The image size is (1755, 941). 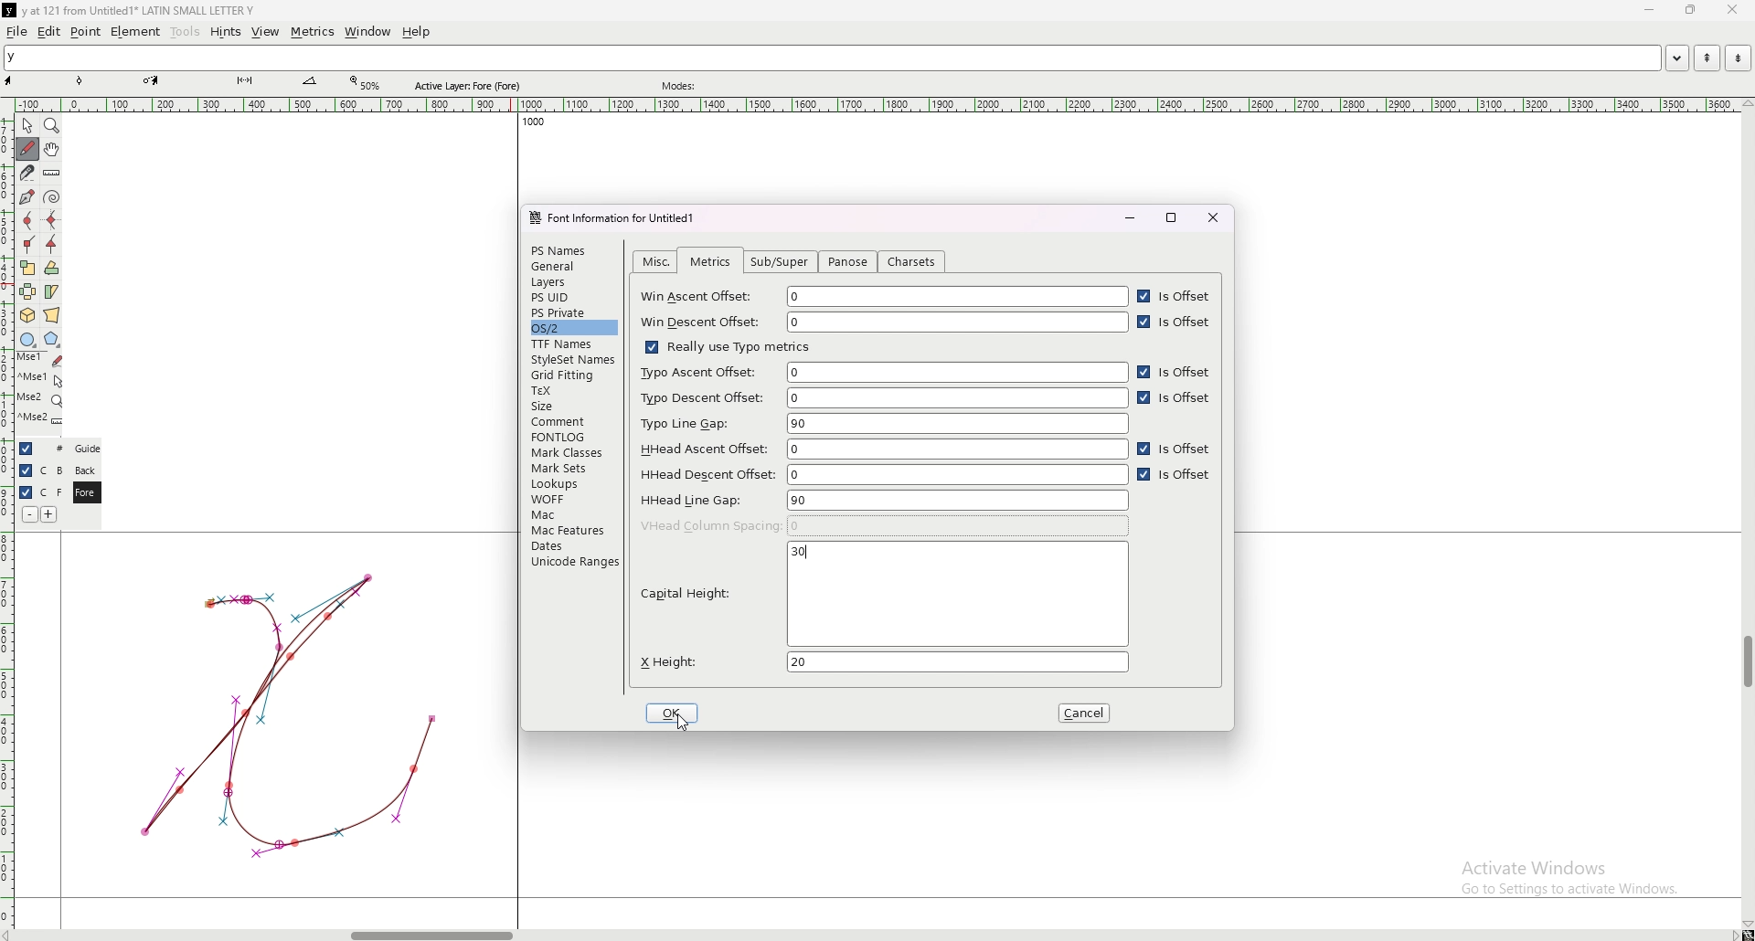 What do you see at coordinates (27, 149) in the screenshot?
I see `draw freehand` at bounding box center [27, 149].